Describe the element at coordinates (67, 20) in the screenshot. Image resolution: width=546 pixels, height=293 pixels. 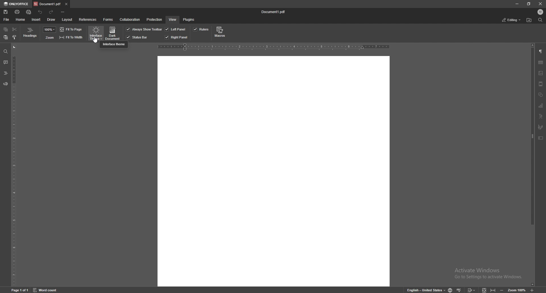
I see `layout` at that location.